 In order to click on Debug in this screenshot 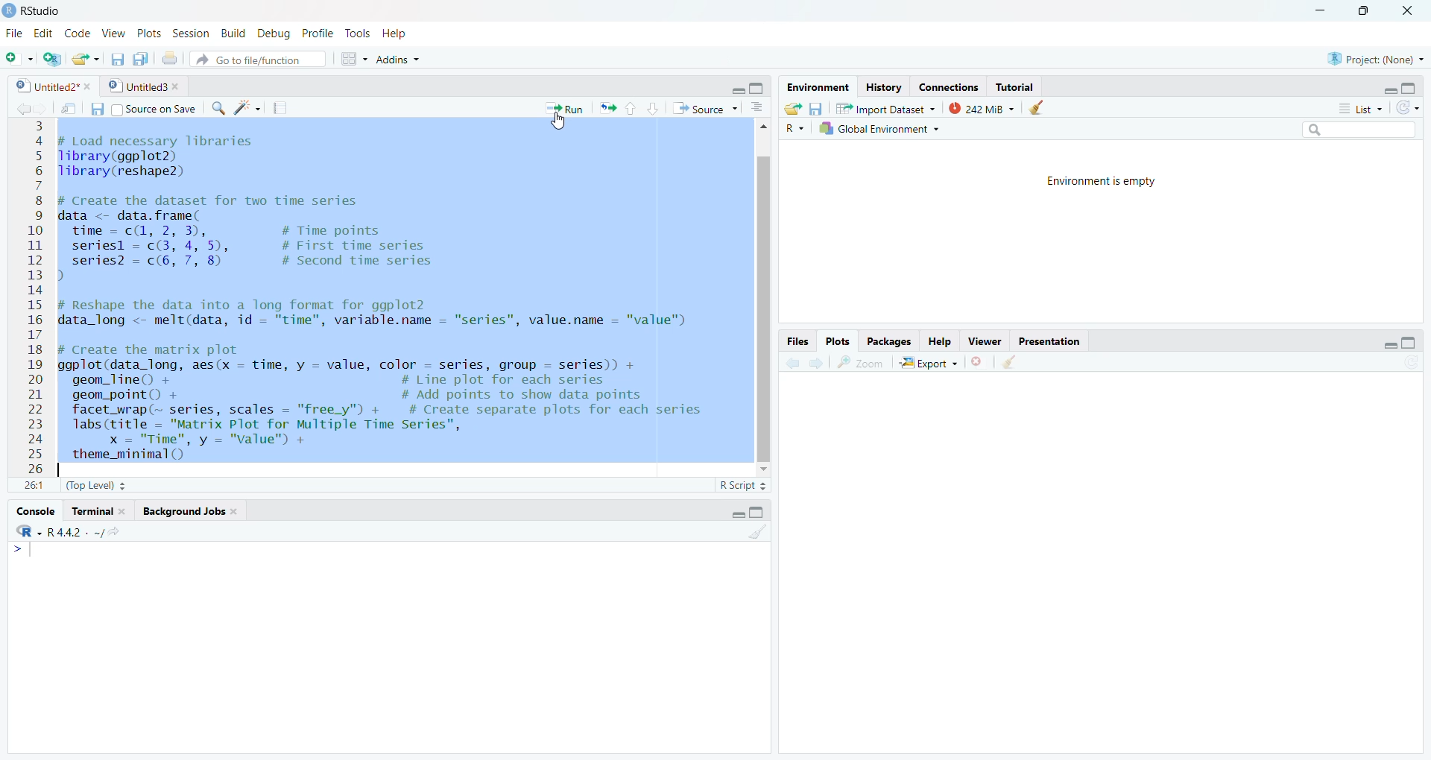, I will do `click(276, 33)`.